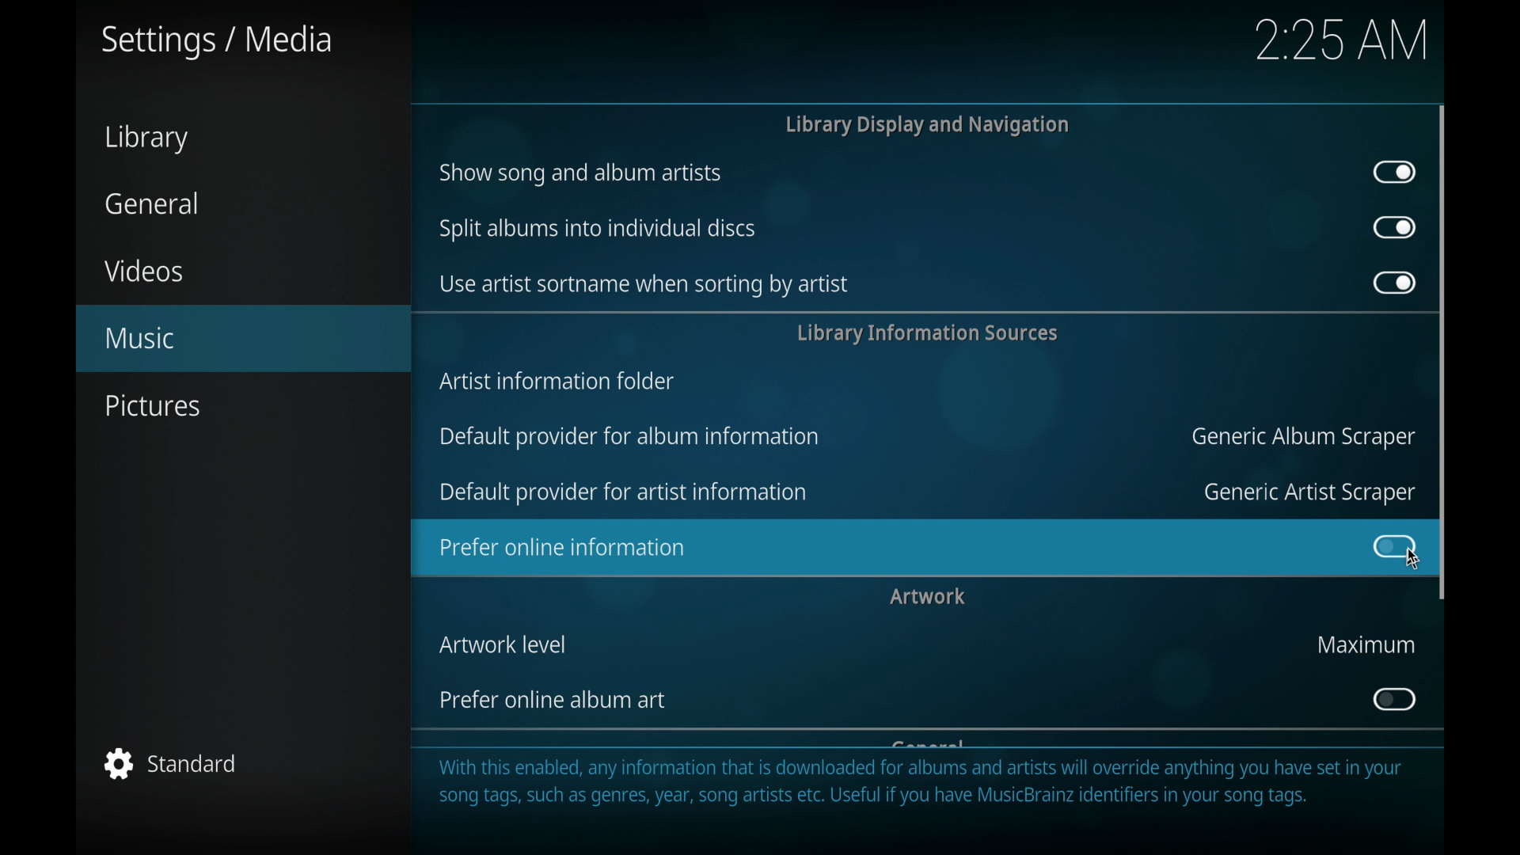  What do you see at coordinates (929, 597) in the screenshot?
I see `artwork` at bounding box center [929, 597].